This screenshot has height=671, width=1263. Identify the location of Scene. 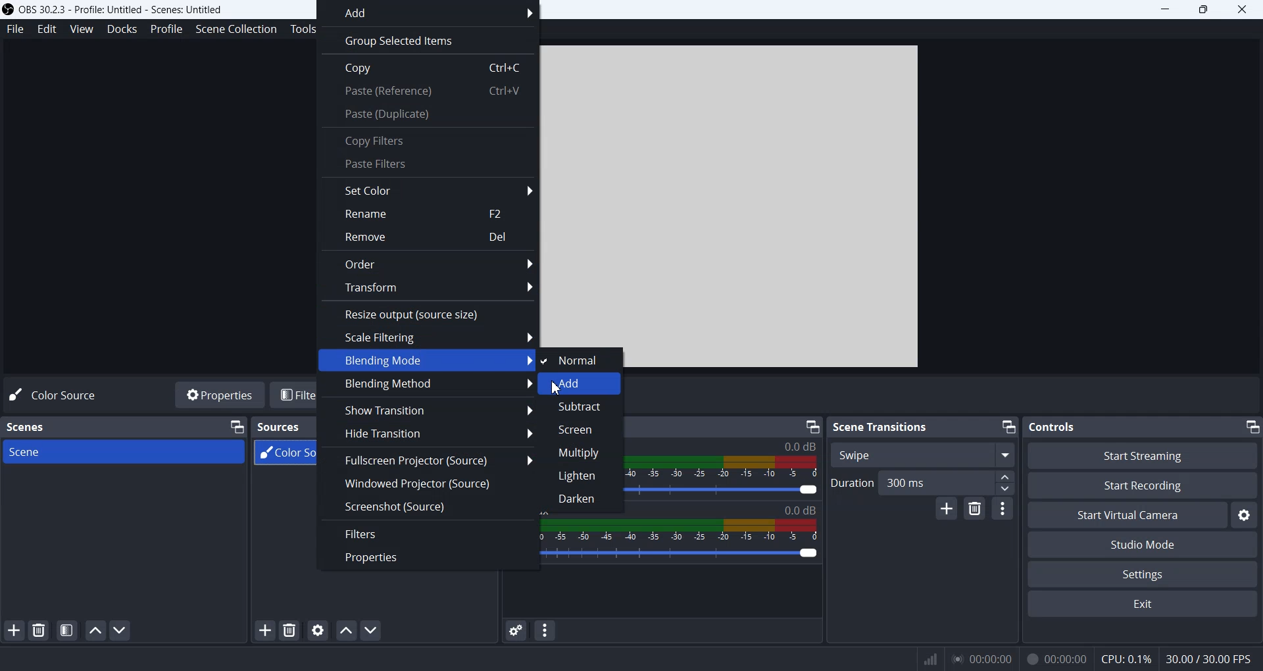
(125, 452).